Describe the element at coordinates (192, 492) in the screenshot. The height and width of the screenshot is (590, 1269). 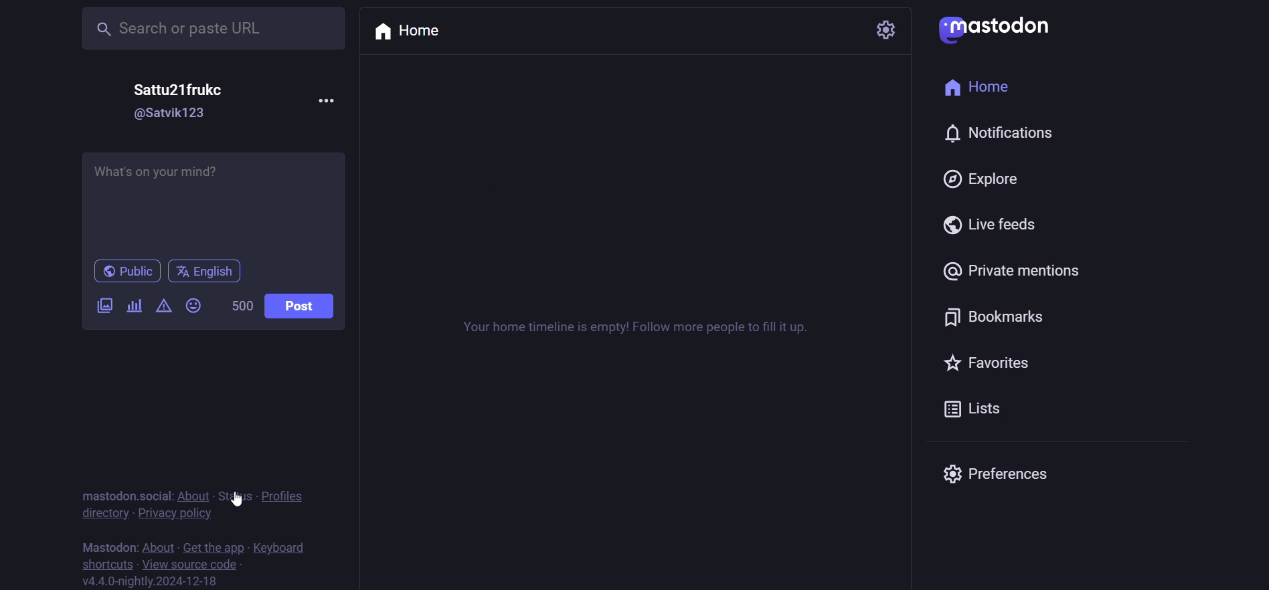
I see `about` at that location.